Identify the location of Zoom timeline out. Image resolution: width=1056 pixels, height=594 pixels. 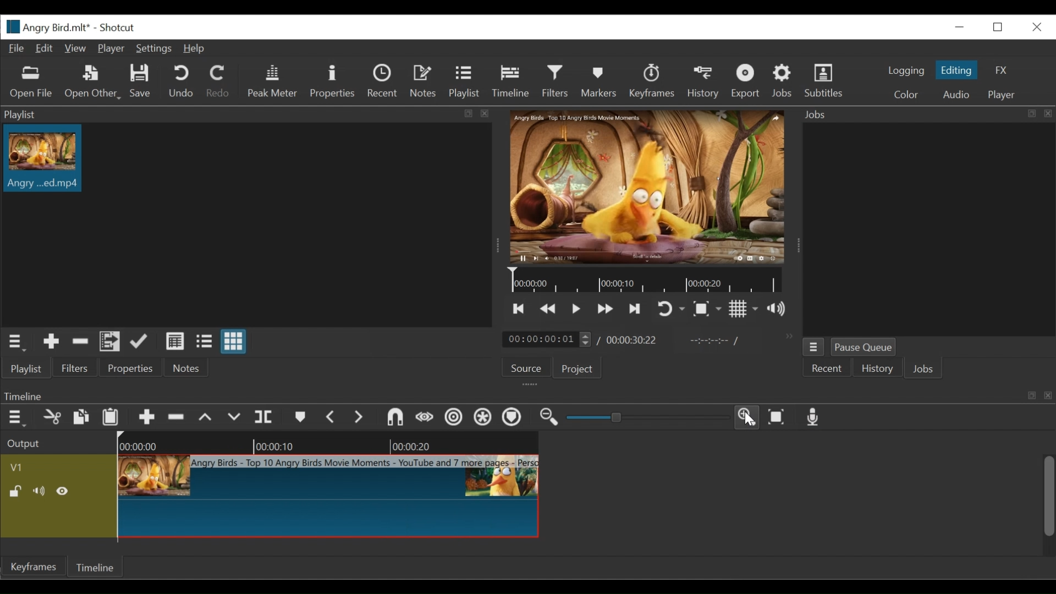
(548, 417).